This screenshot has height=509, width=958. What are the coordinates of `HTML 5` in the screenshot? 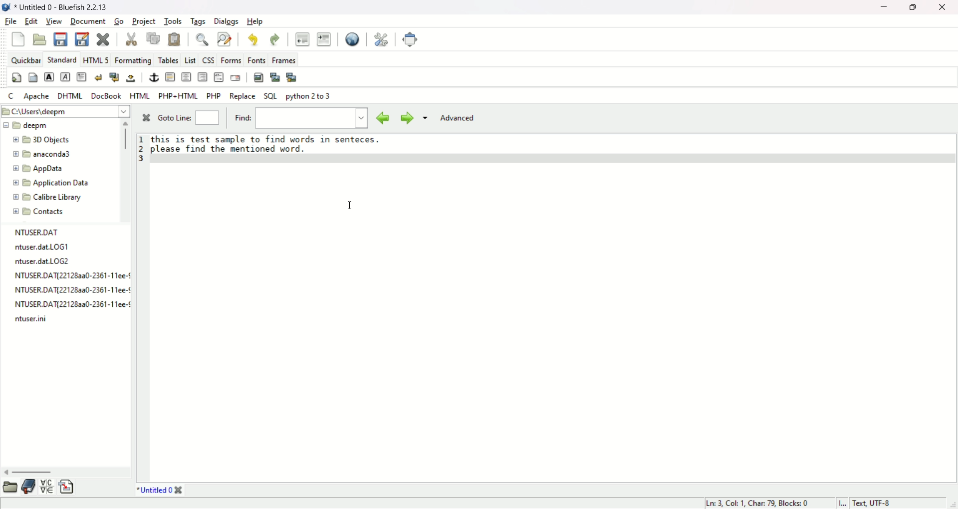 It's located at (96, 59).